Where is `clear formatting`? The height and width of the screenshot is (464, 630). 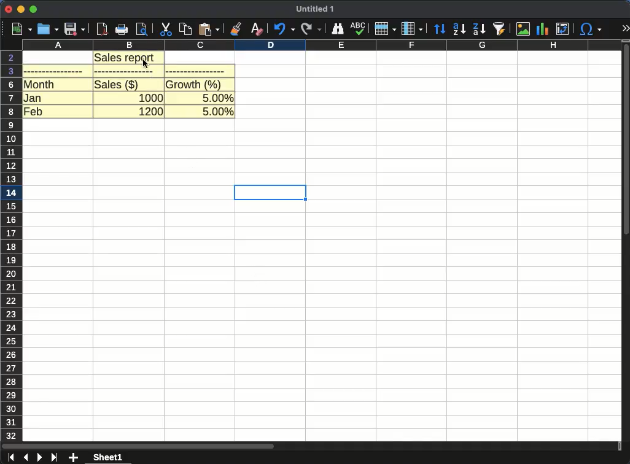
clear formatting is located at coordinates (257, 29).